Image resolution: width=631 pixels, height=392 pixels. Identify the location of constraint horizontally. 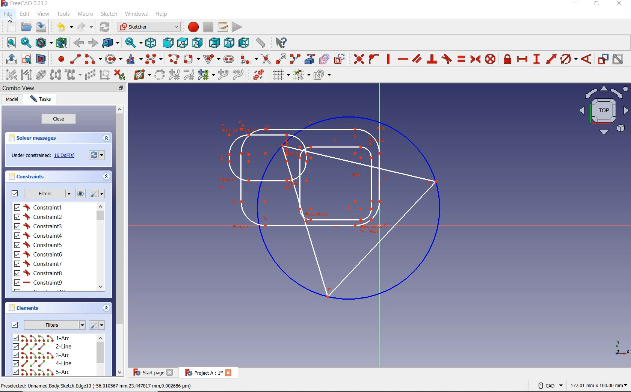
(402, 60).